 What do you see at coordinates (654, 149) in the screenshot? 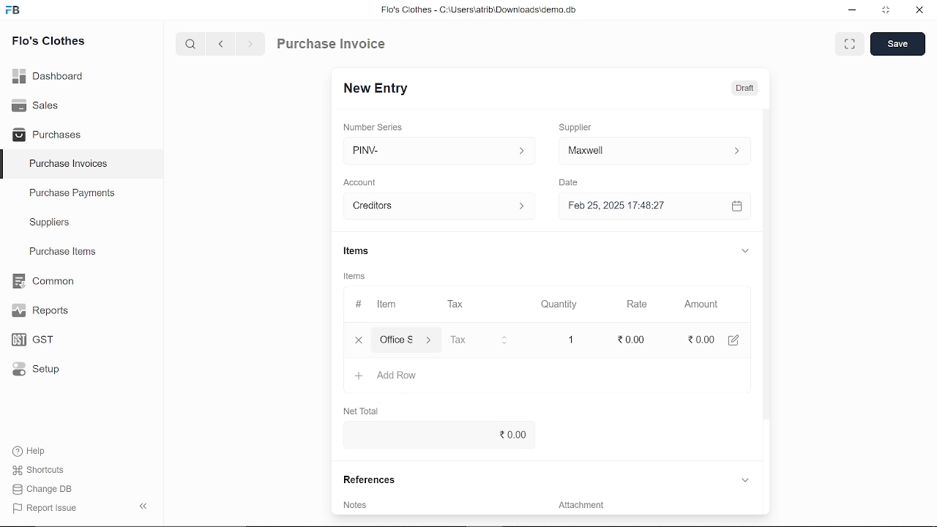
I see `input ‘Supplier` at bounding box center [654, 149].